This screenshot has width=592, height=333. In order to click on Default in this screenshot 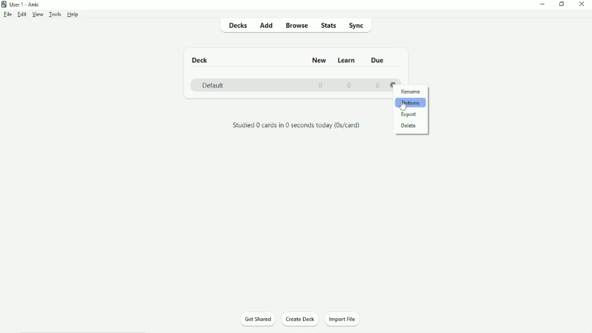, I will do `click(213, 86)`.